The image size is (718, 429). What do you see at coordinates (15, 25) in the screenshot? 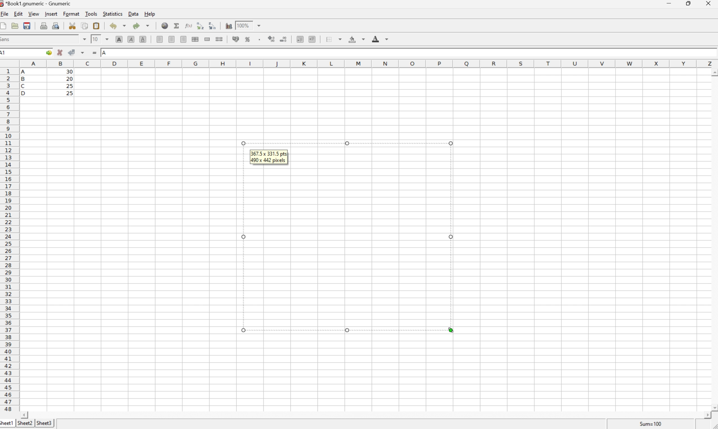
I see `Open a file` at bounding box center [15, 25].